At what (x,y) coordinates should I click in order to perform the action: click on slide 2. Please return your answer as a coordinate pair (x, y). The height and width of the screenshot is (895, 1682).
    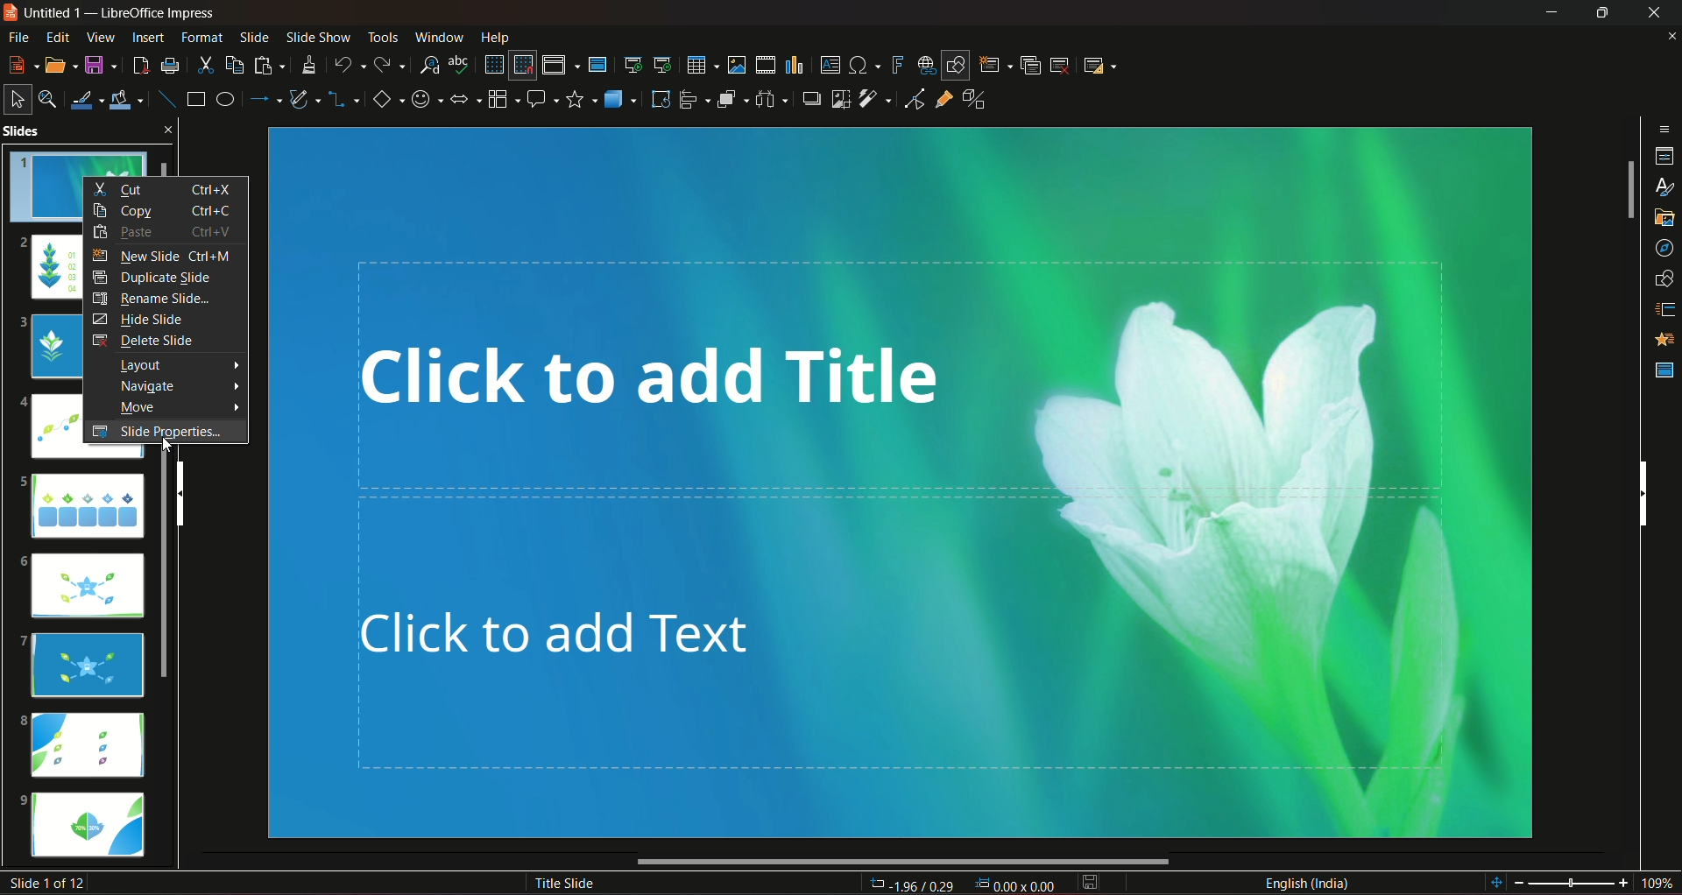
    Looking at the image, I should click on (49, 268).